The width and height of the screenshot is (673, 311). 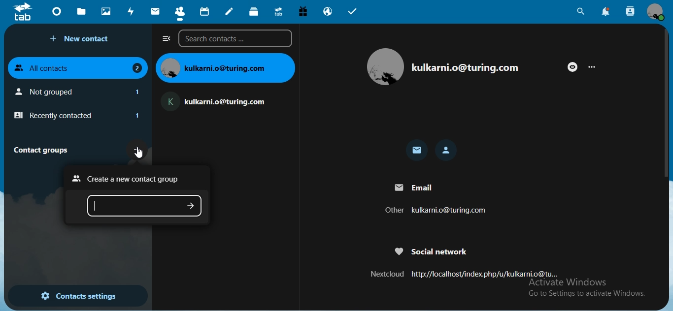 What do you see at coordinates (138, 149) in the screenshot?
I see `add` at bounding box center [138, 149].